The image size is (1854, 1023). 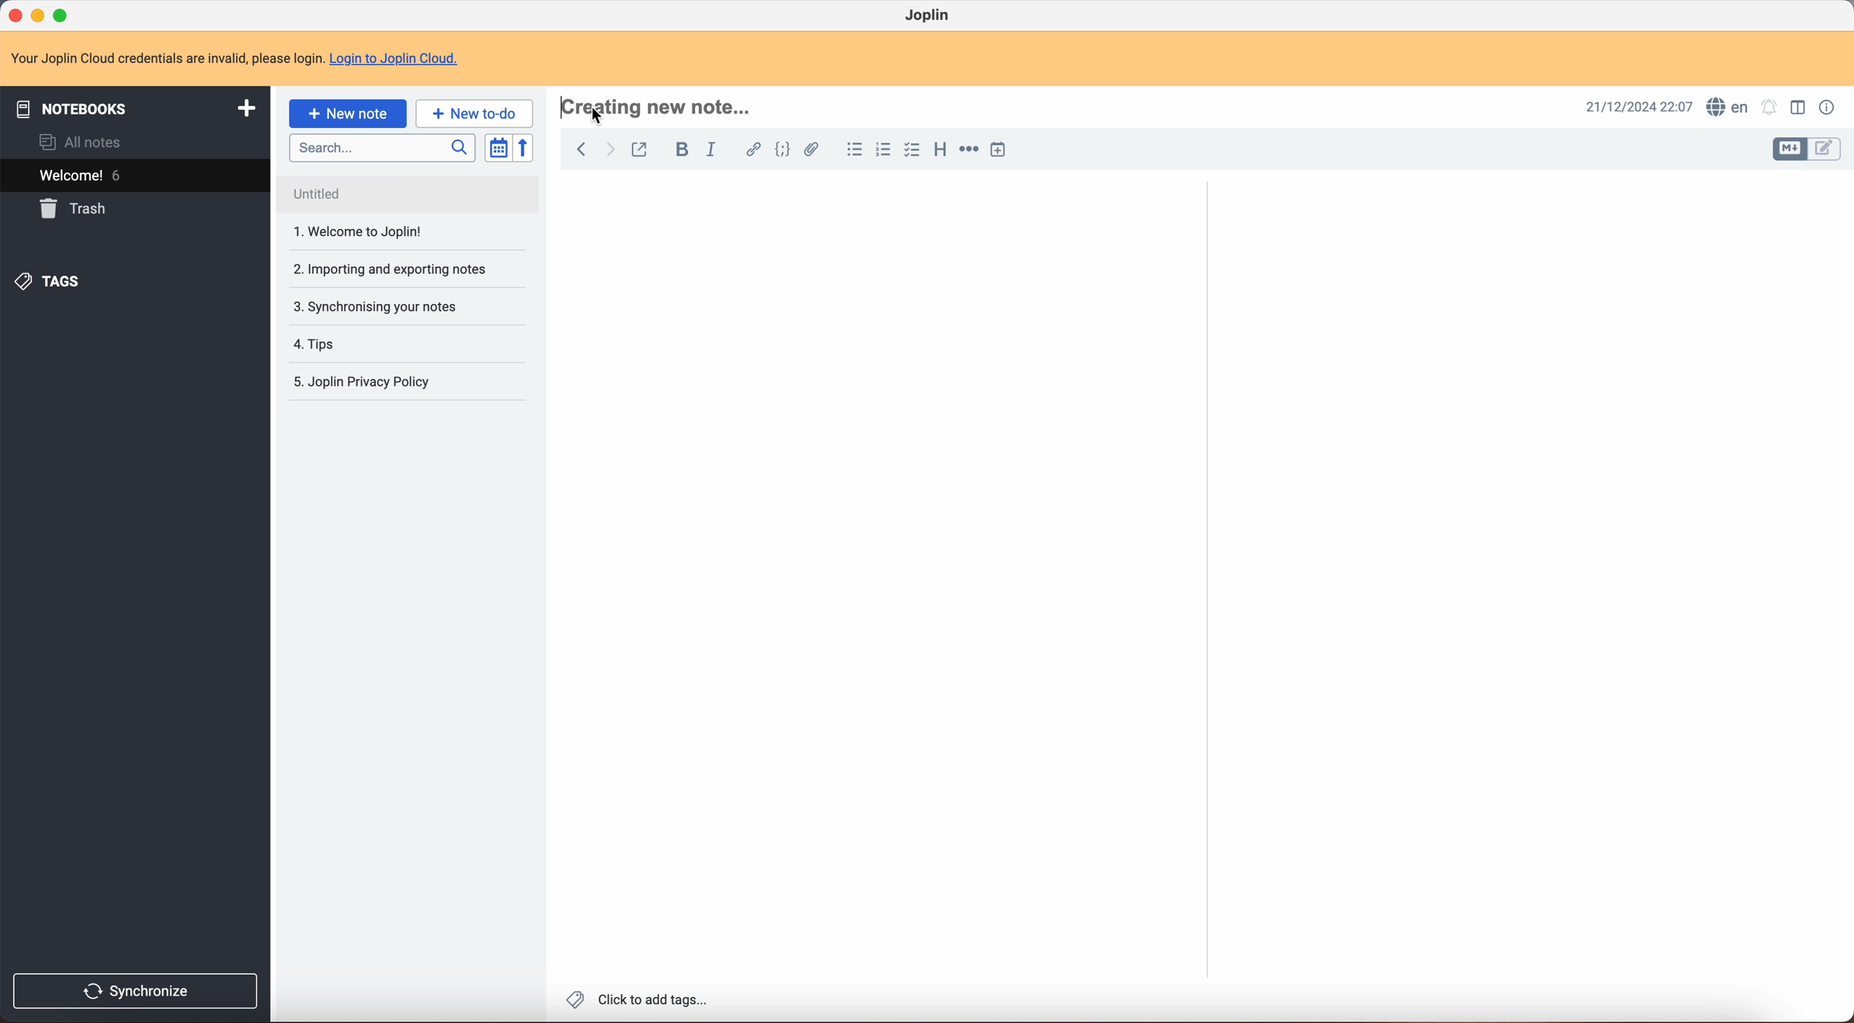 I want to click on bold, so click(x=684, y=149).